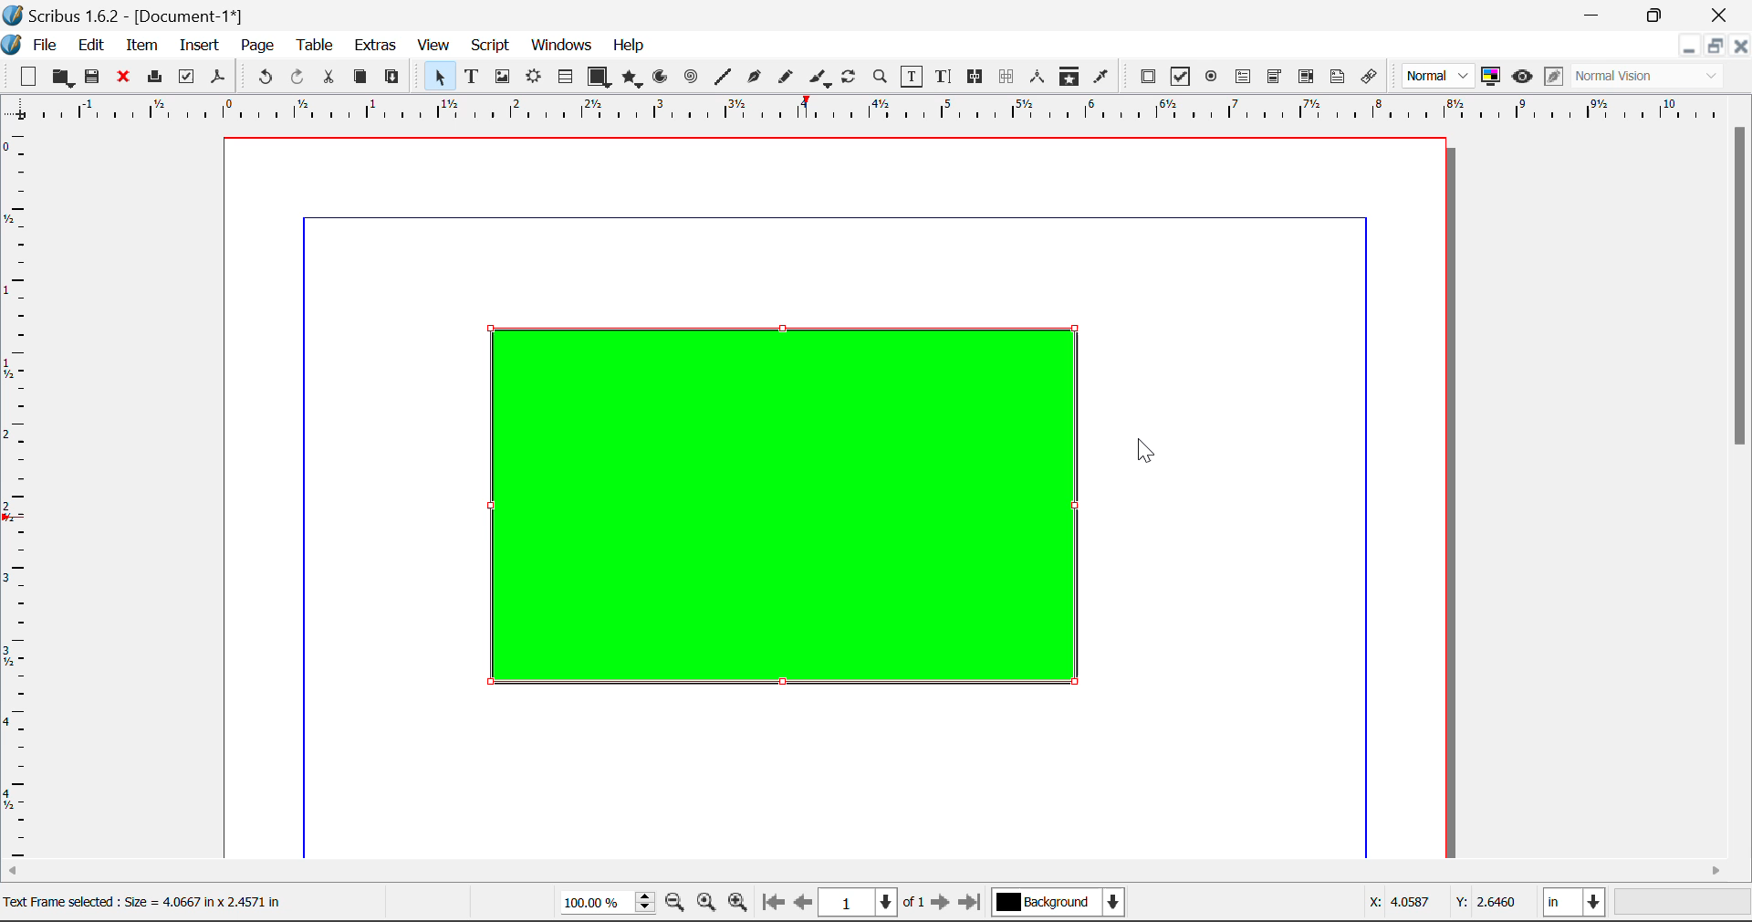 The width and height of the screenshot is (1752, 922). I want to click on Link Frames, so click(975, 77).